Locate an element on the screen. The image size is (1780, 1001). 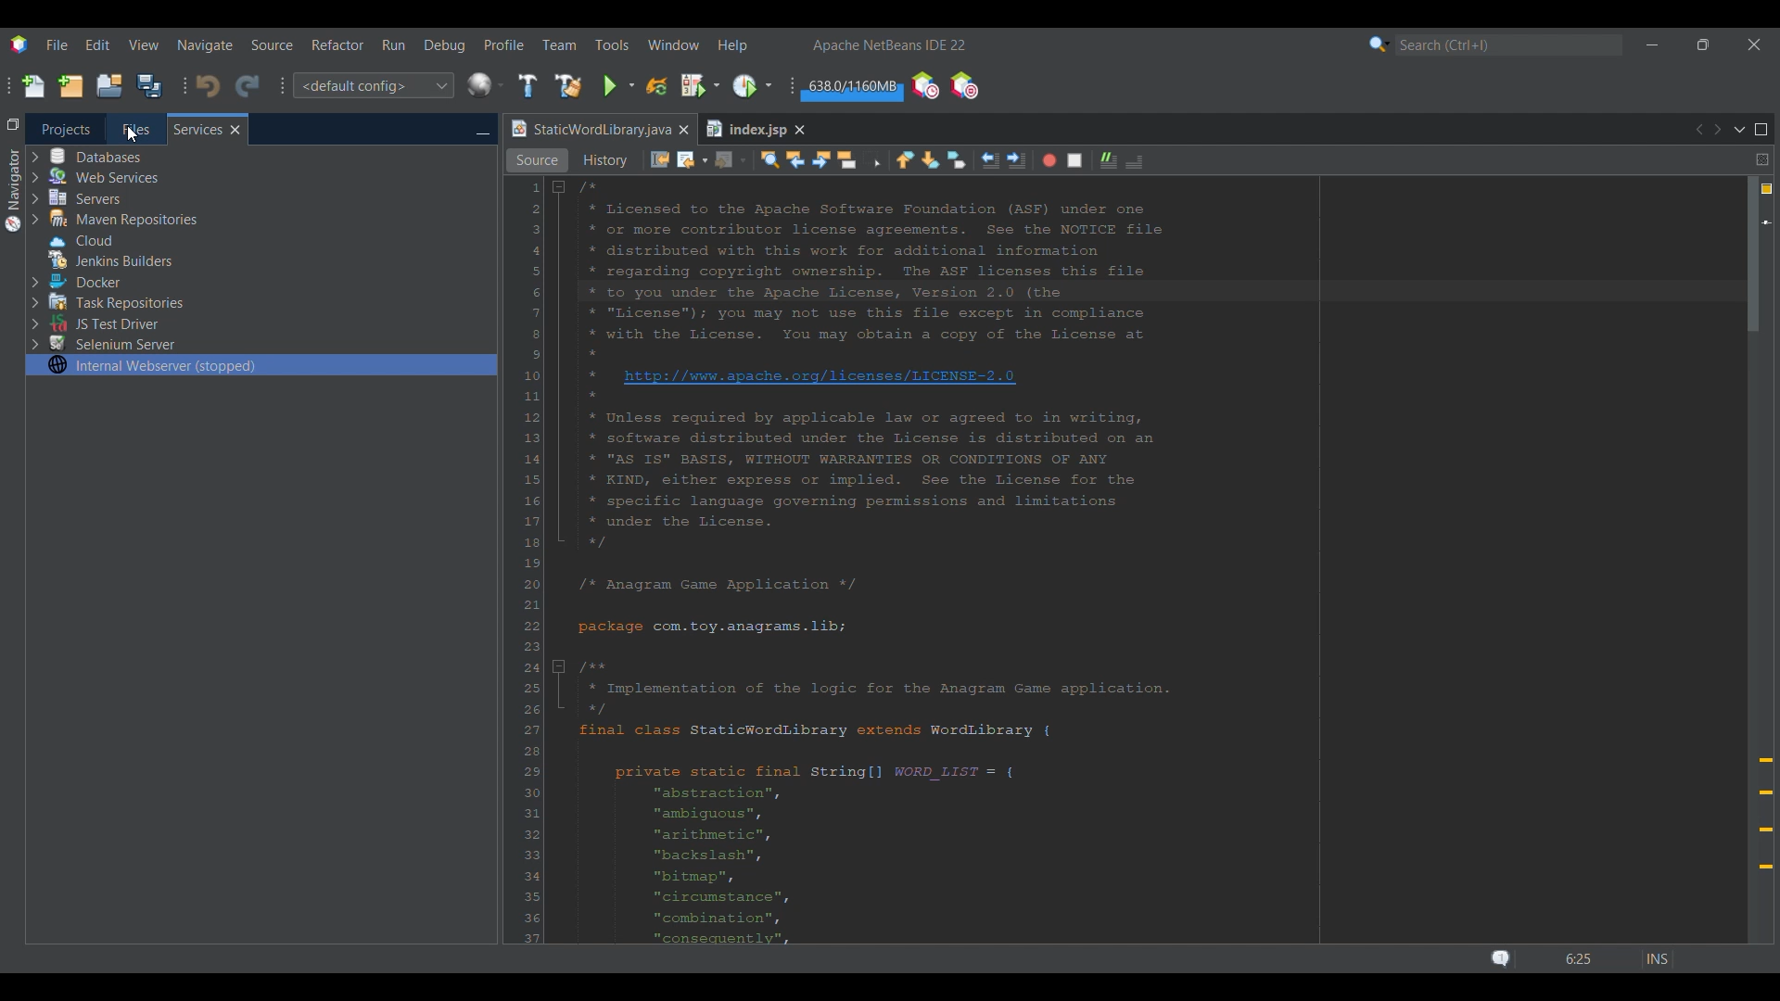
Restore window group is located at coordinates (13, 123).